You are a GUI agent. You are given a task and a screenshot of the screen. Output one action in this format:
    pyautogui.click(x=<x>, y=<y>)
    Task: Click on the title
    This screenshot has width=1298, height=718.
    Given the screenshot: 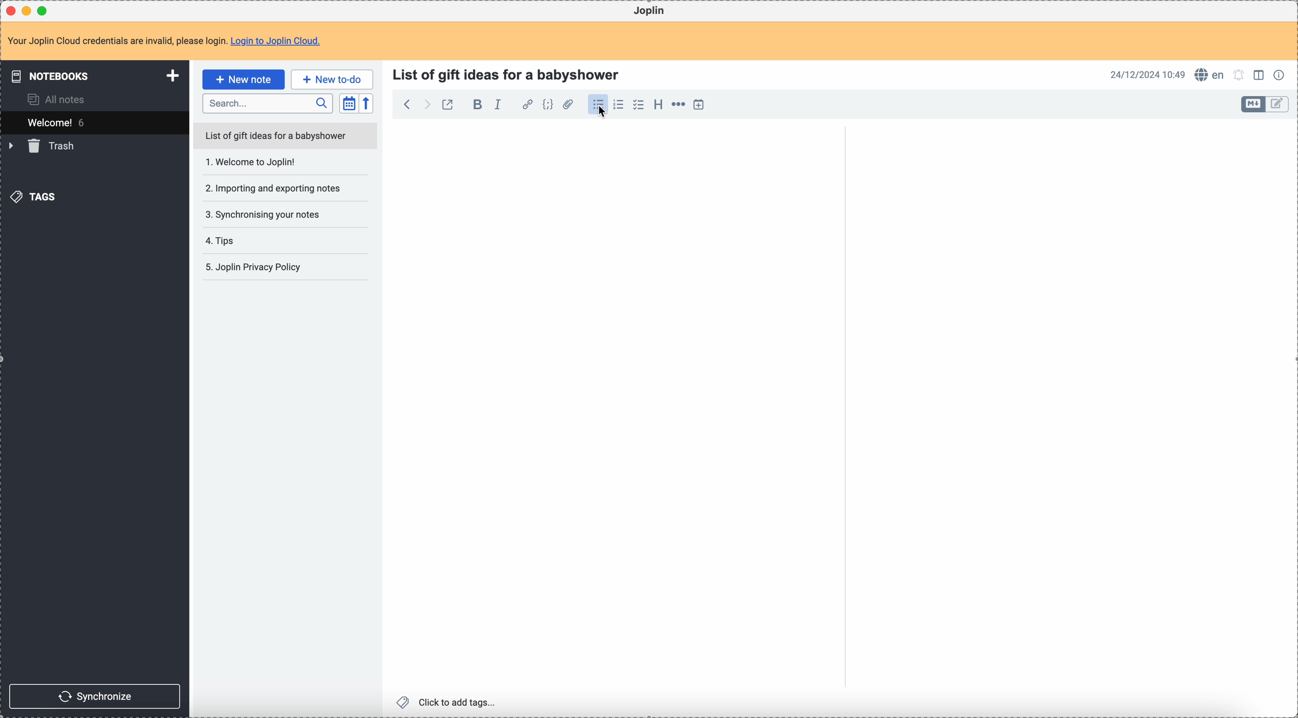 What is the action you would take?
    pyautogui.click(x=509, y=73)
    